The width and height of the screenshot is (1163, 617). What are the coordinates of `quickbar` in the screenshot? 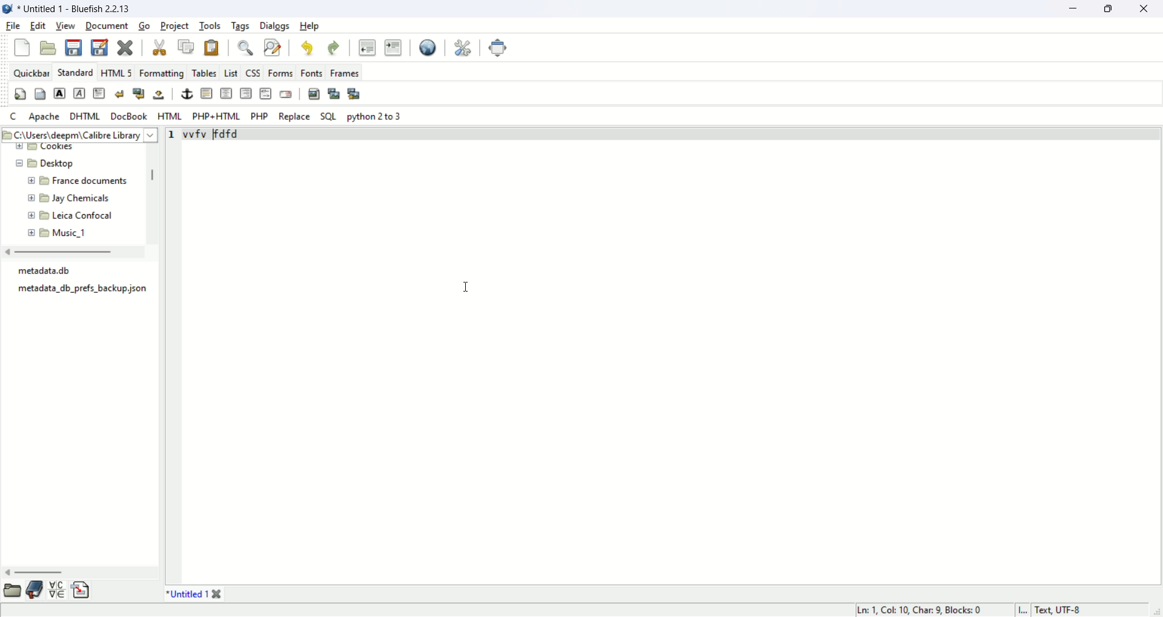 It's located at (32, 74).